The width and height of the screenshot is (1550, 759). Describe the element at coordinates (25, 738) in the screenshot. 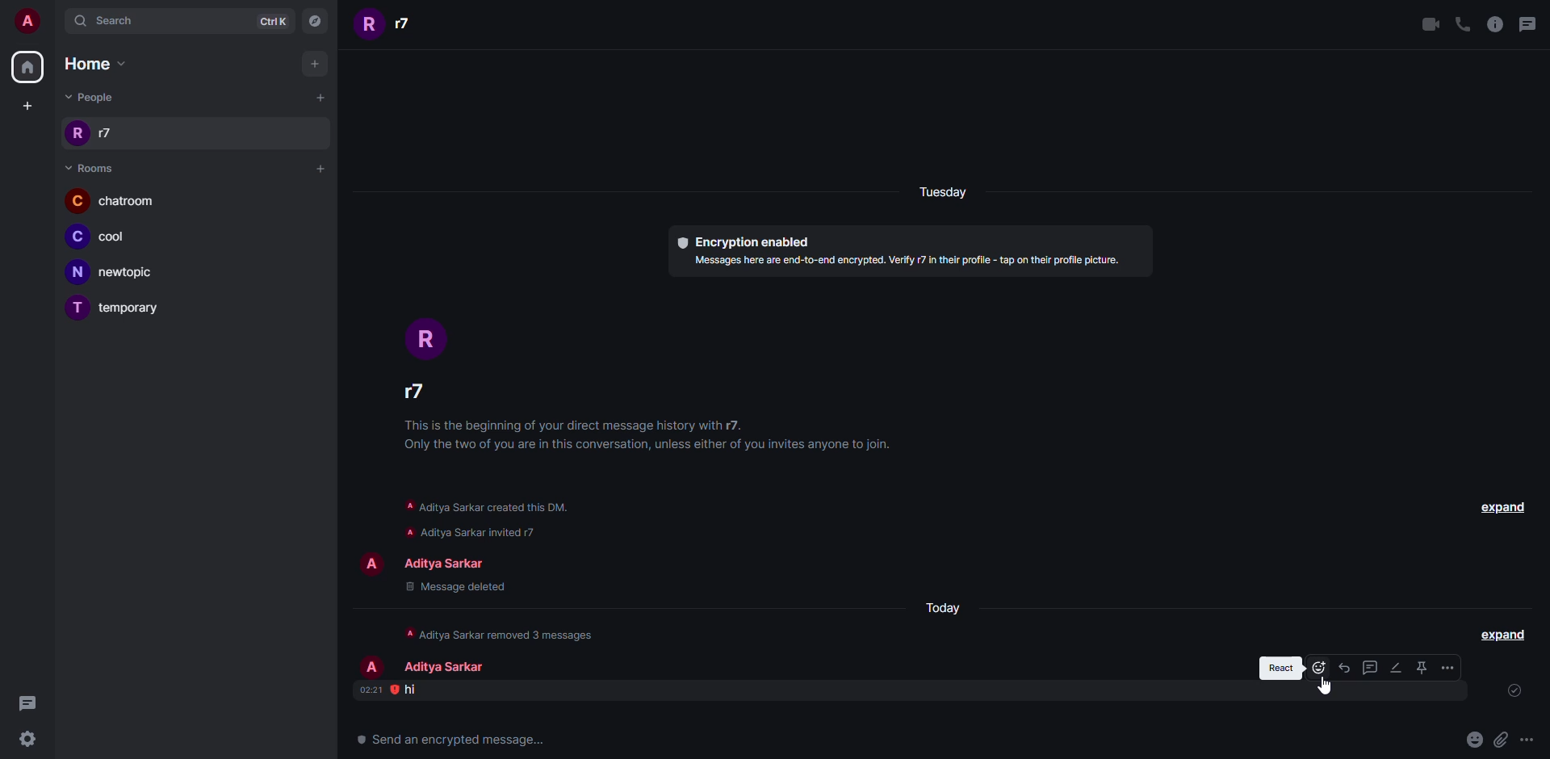

I see `settings` at that location.